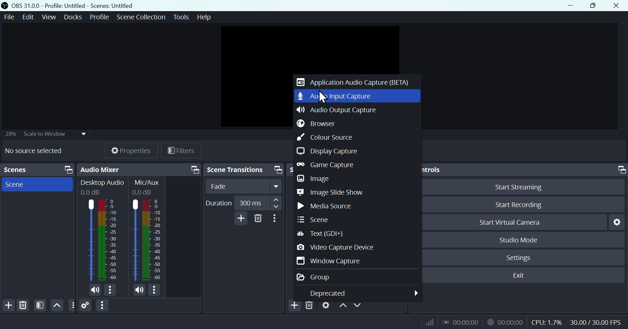  I want to click on help, so click(204, 17).